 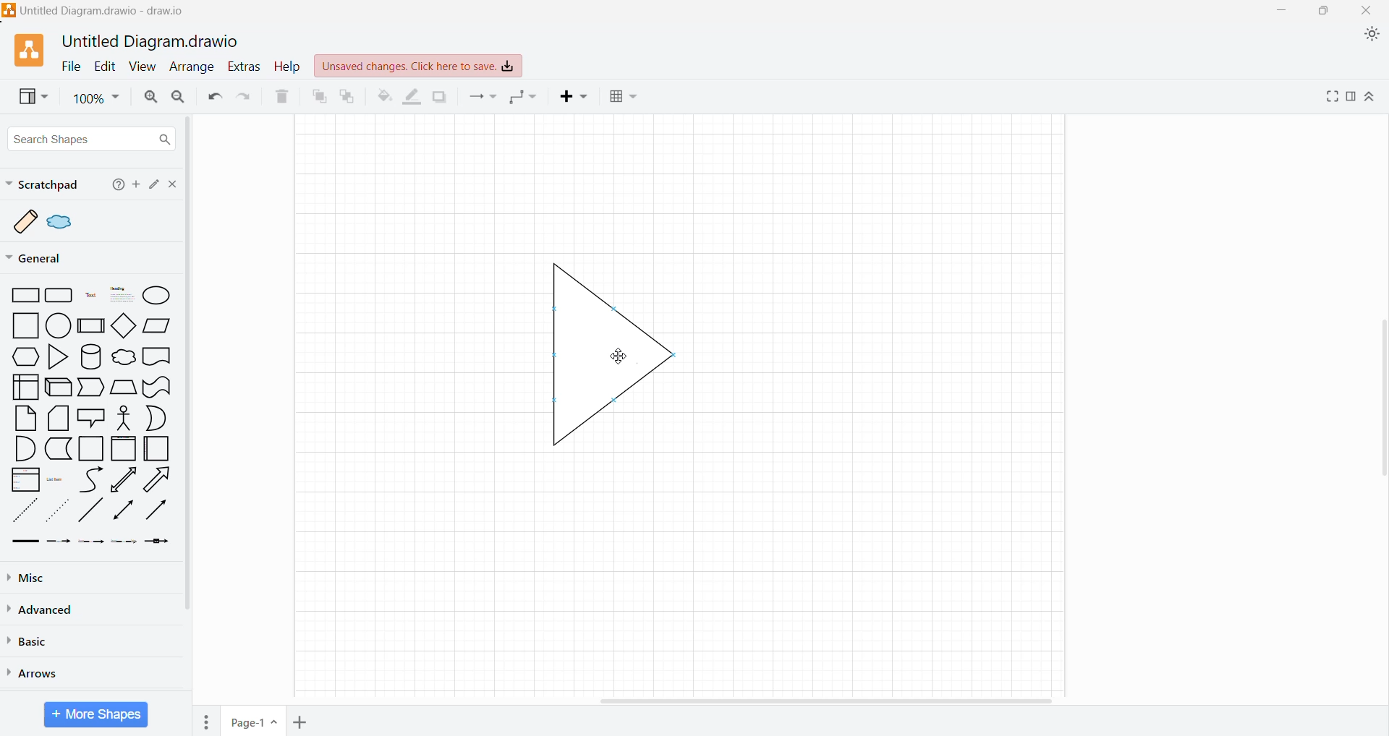 What do you see at coordinates (1324, 11) in the screenshot?
I see `Restore Down` at bounding box center [1324, 11].